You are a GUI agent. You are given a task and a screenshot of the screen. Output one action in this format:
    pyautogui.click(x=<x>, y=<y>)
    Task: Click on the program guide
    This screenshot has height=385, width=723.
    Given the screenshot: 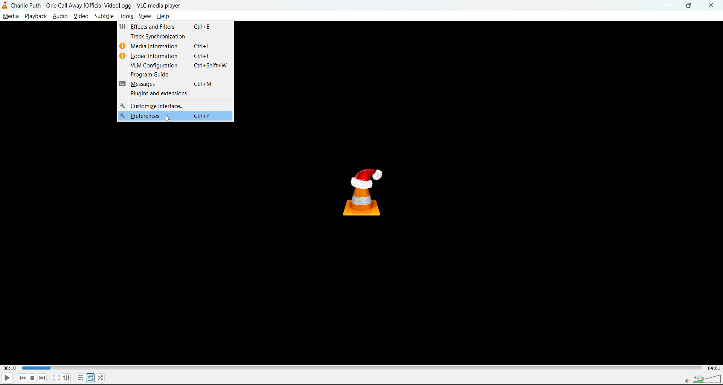 What is the action you would take?
    pyautogui.click(x=181, y=75)
    